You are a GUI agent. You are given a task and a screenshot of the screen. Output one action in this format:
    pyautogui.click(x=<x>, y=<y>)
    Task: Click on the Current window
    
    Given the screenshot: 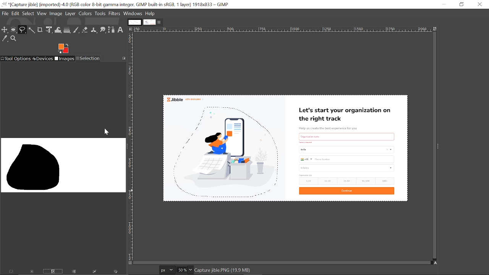 What is the action you would take?
    pyautogui.click(x=116, y=5)
    